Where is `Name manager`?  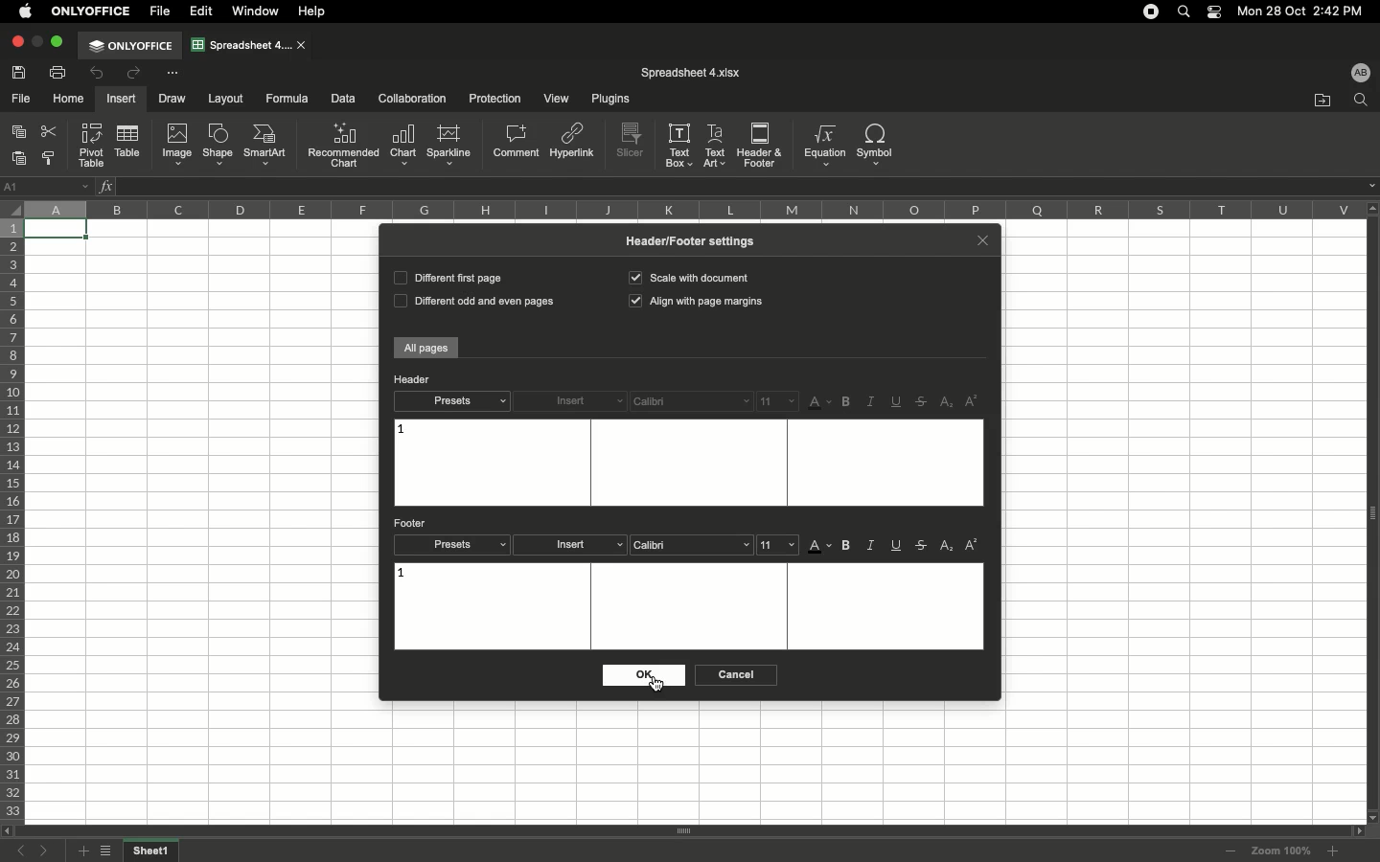 Name manager is located at coordinates (48, 185).